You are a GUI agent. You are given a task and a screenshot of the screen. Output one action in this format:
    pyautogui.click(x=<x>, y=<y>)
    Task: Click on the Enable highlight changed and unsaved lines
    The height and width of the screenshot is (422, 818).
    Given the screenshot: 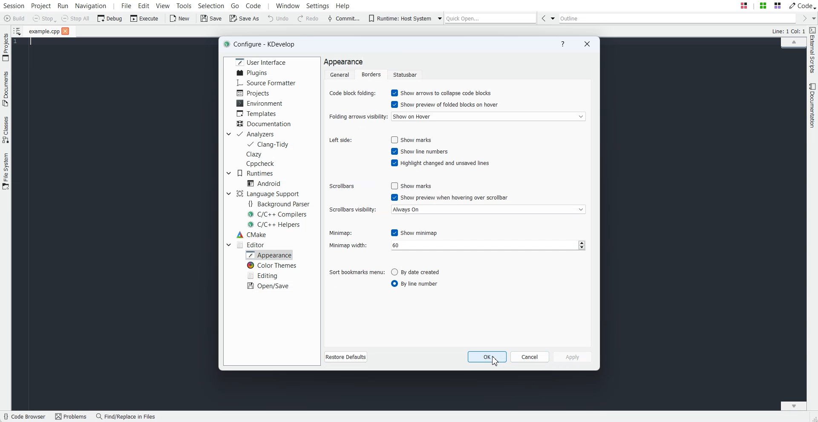 What is the action you would take?
    pyautogui.click(x=440, y=162)
    